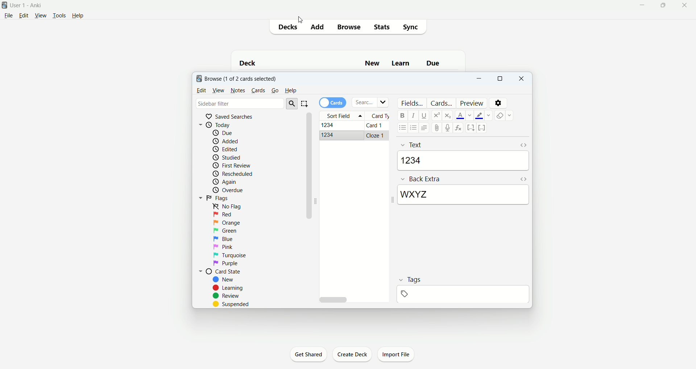 Image resolution: width=696 pixels, height=369 pixels. Describe the element at coordinates (60, 17) in the screenshot. I see `tools` at that location.